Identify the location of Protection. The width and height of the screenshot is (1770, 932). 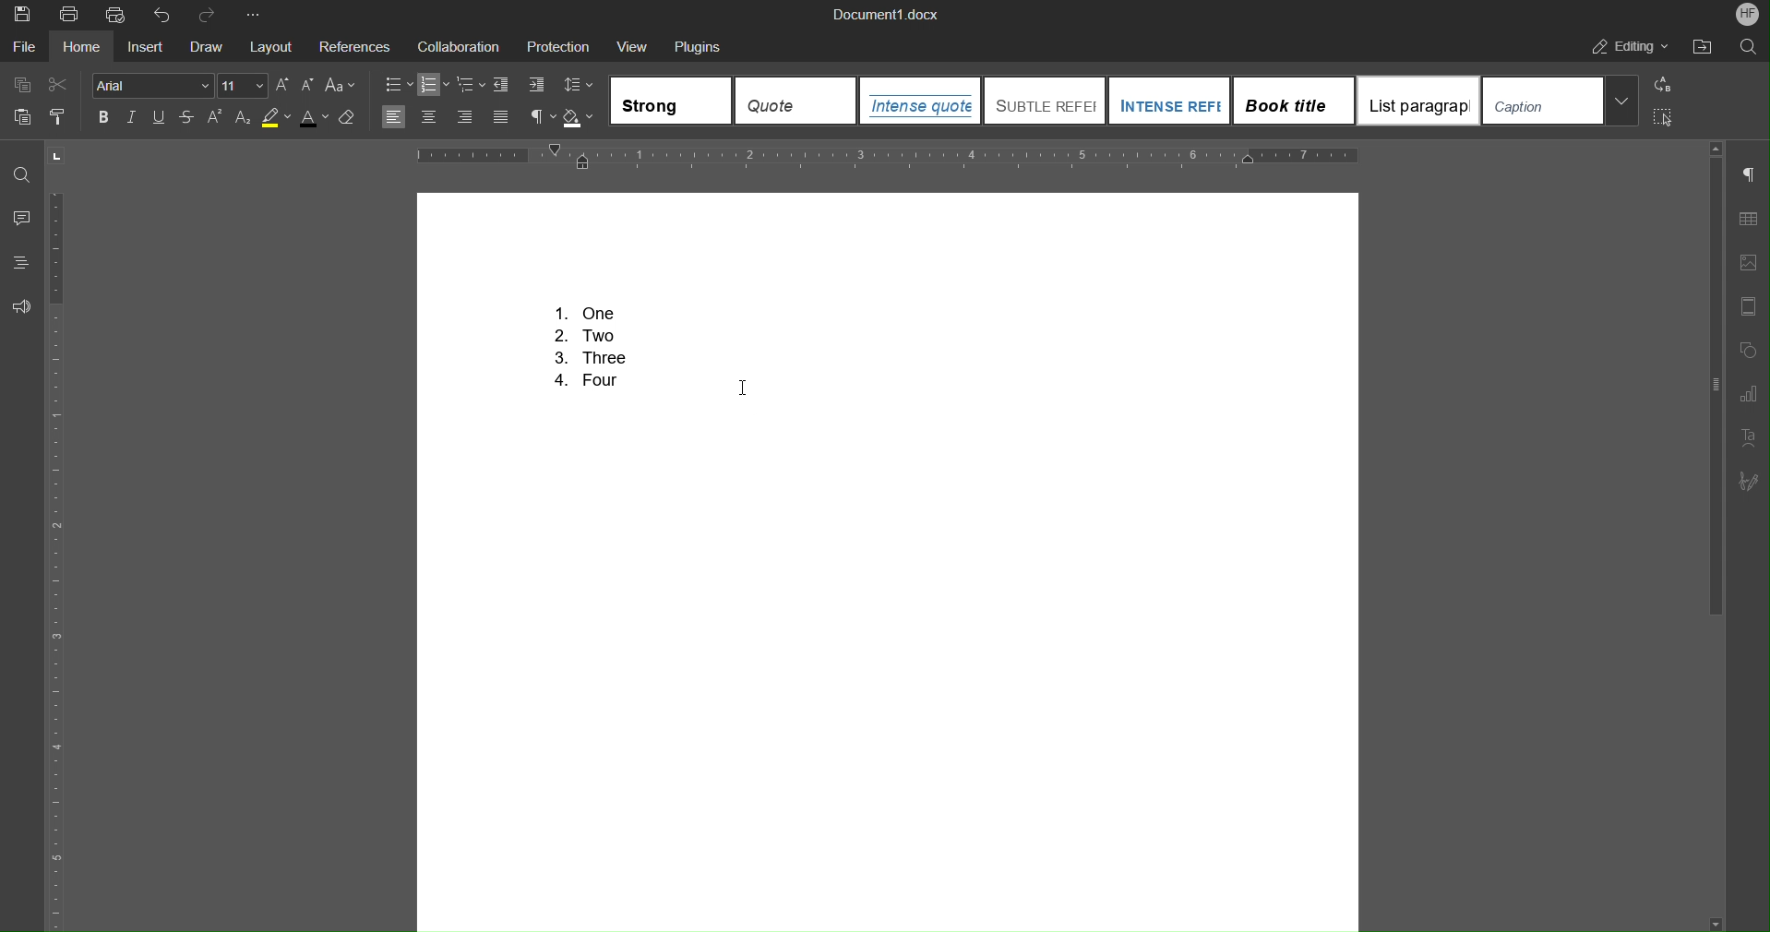
(557, 44).